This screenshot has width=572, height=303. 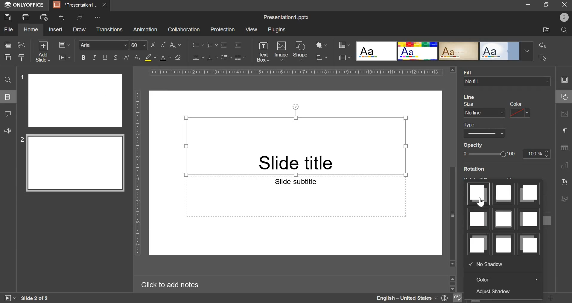 What do you see at coordinates (503, 219) in the screenshot?
I see `shadow options` at bounding box center [503, 219].